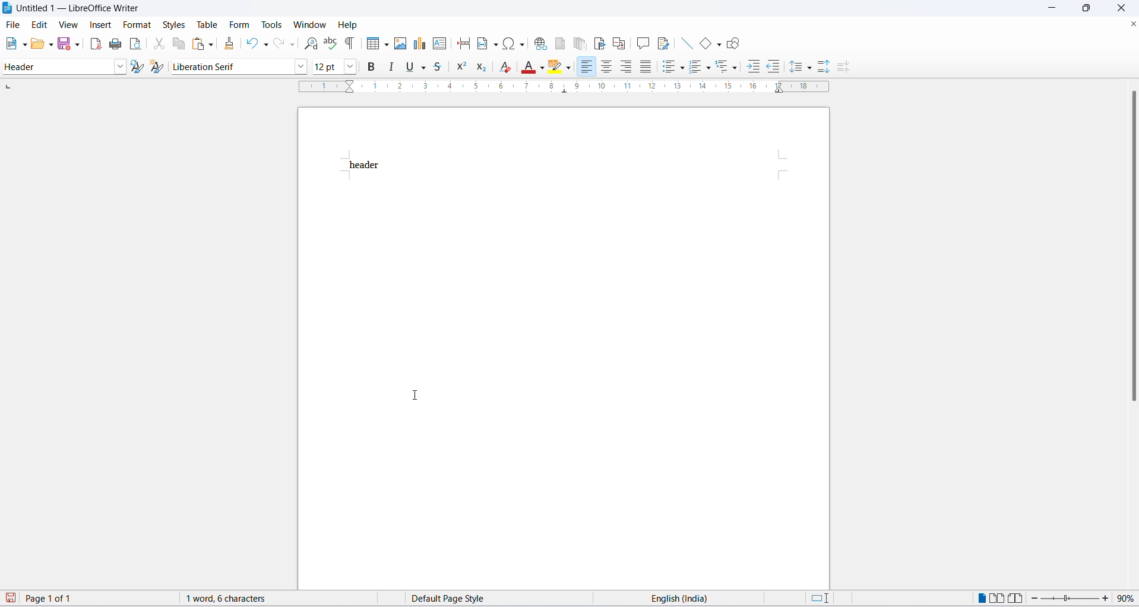  What do you see at coordinates (561, 43) in the screenshot?
I see `insert footnote` at bounding box center [561, 43].